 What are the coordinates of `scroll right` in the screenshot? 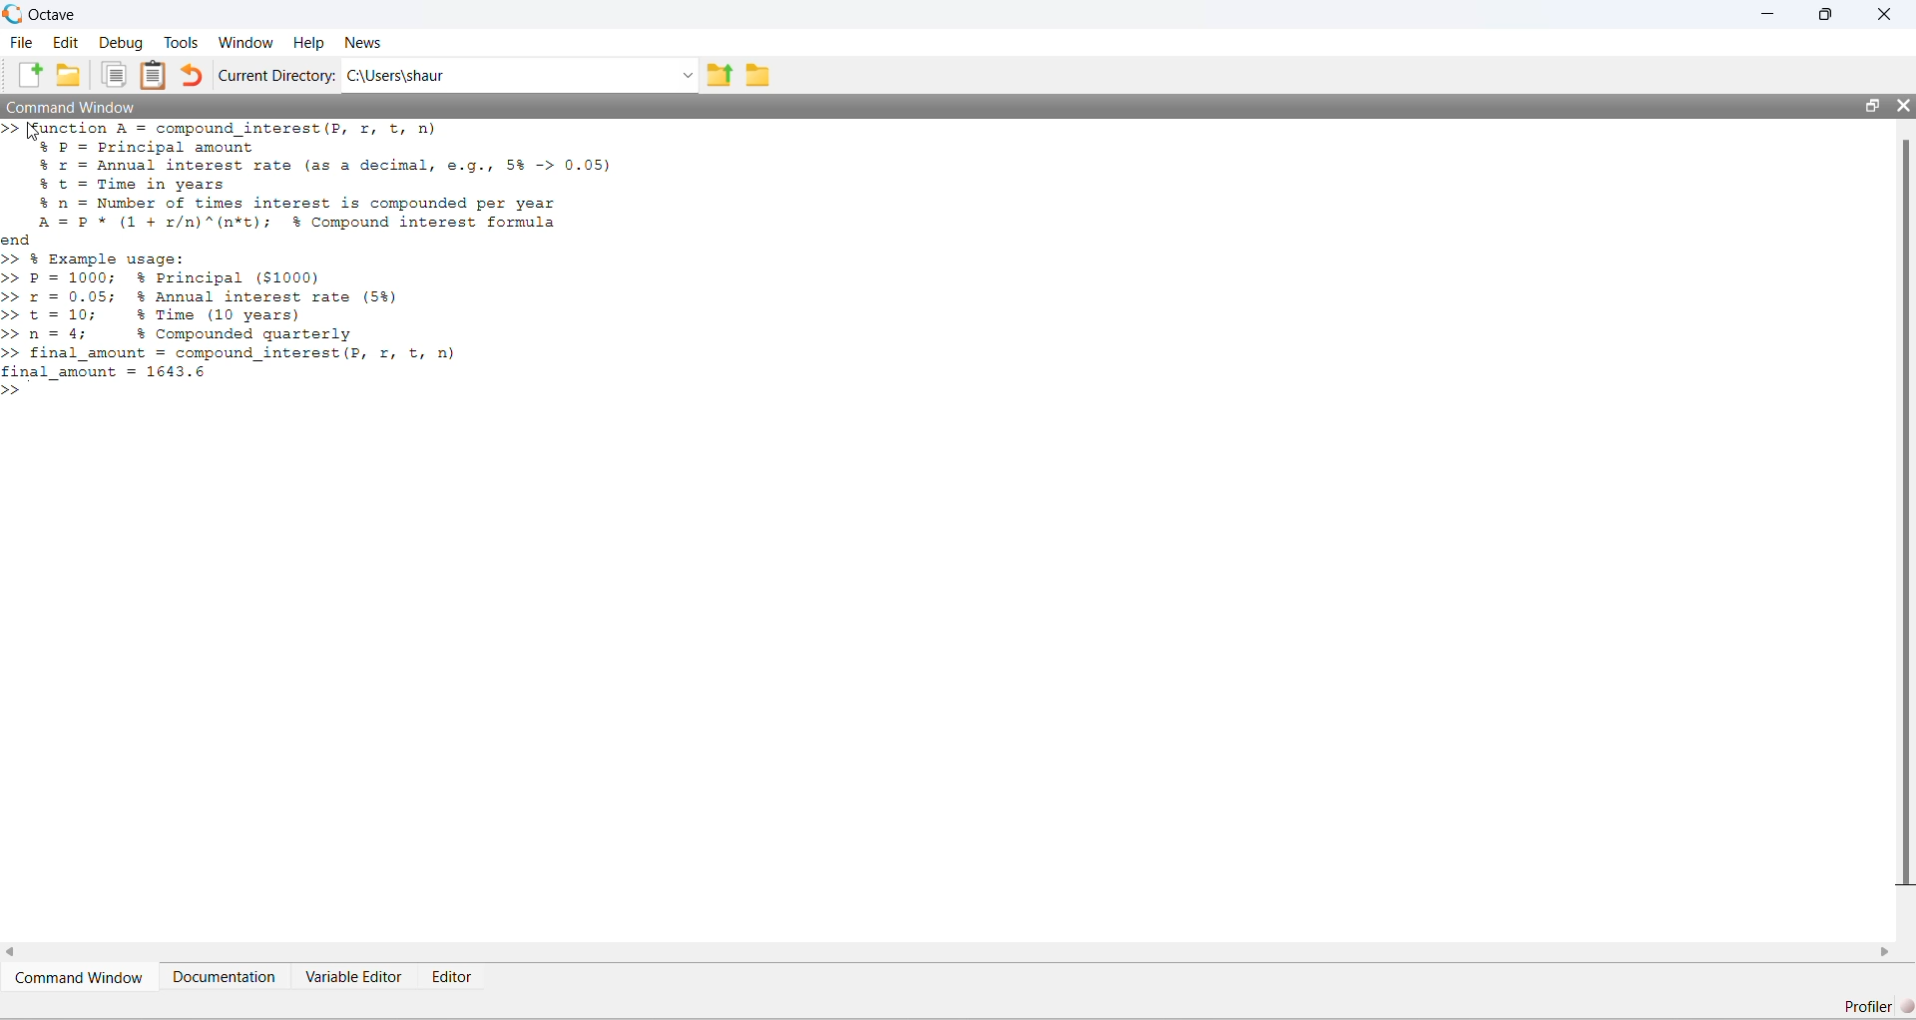 It's located at (1886, 952).